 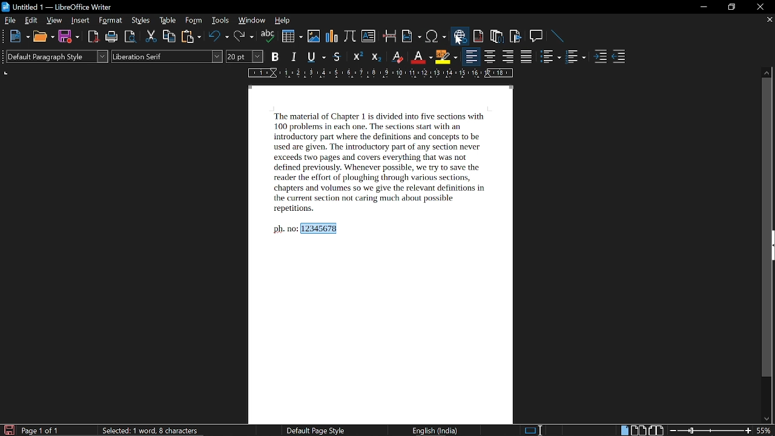 I want to click on insert bibliography, so click(x=515, y=37).